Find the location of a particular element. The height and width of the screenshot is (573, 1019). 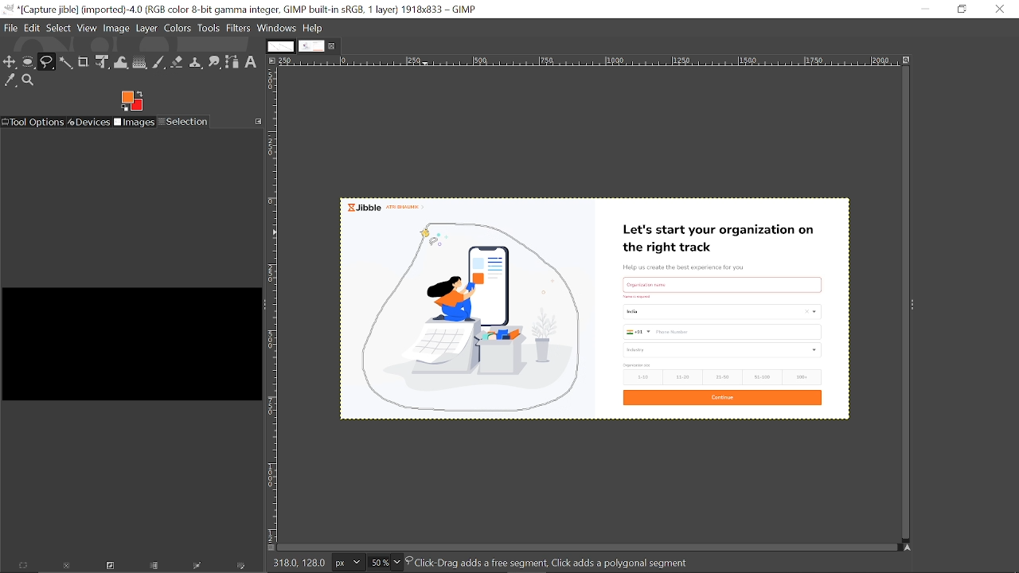

Dismiss this selection is located at coordinates (65, 567).